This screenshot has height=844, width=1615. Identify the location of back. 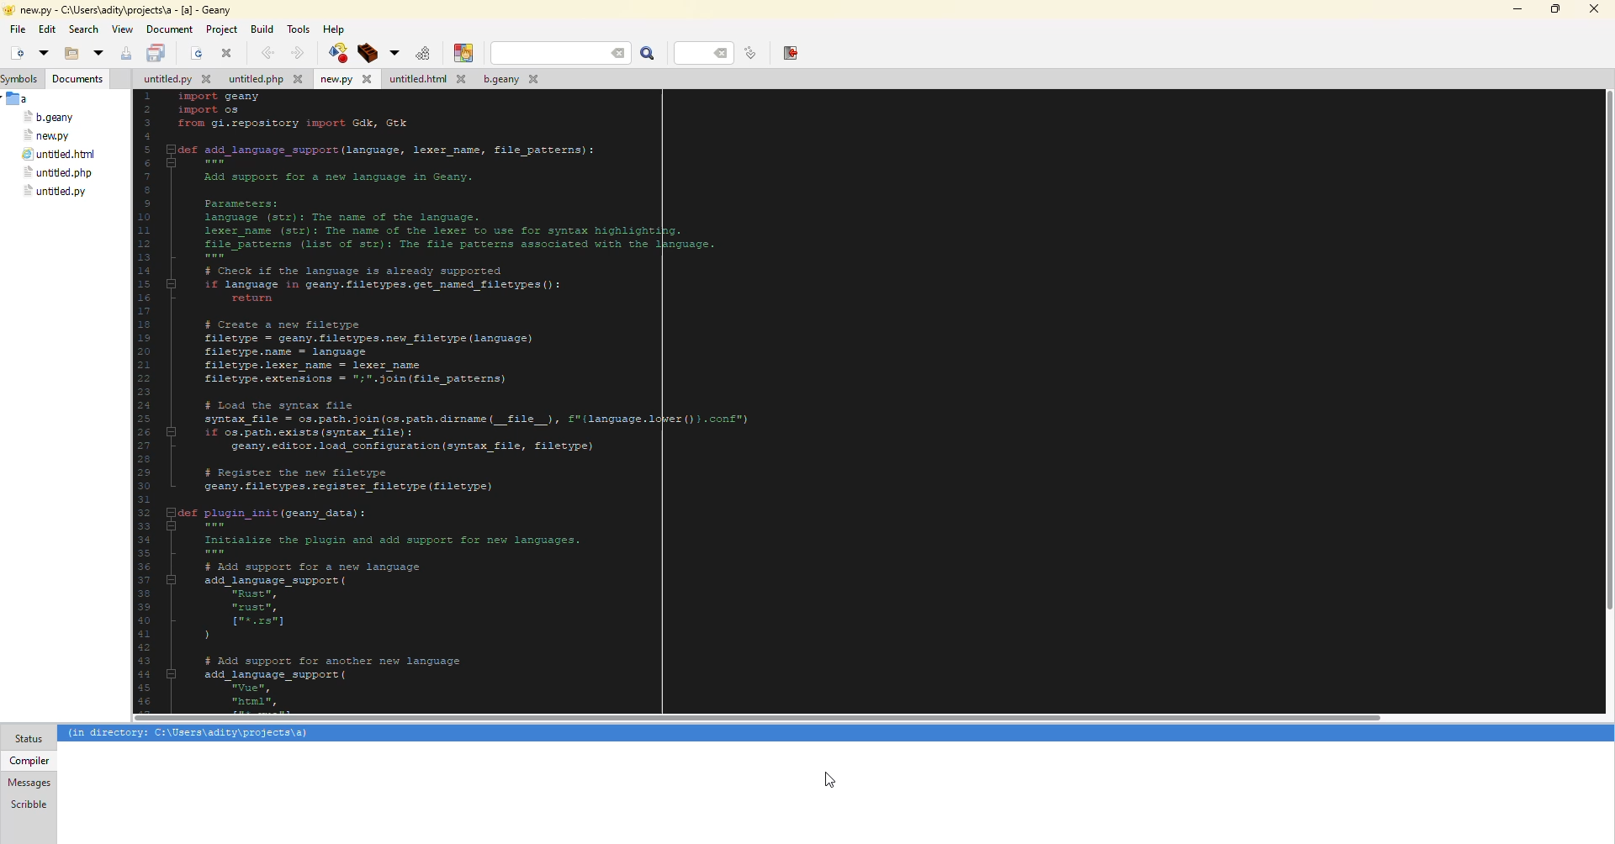
(267, 53).